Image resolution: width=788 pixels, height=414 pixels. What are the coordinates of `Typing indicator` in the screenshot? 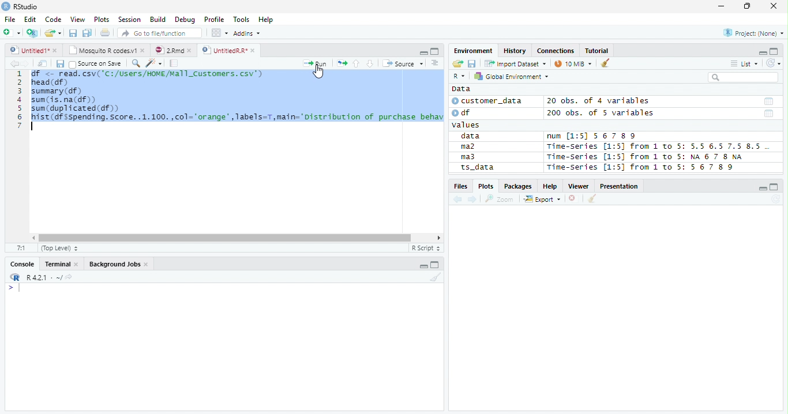 It's located at (19, 288).